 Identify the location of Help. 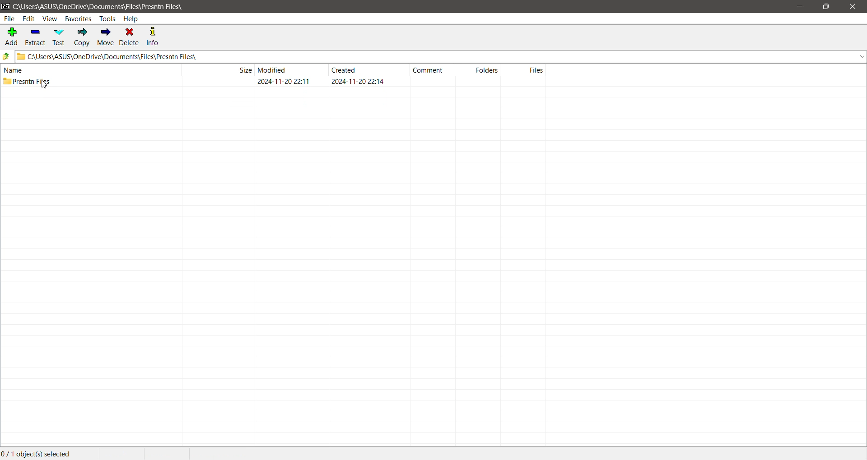
(132, 18).